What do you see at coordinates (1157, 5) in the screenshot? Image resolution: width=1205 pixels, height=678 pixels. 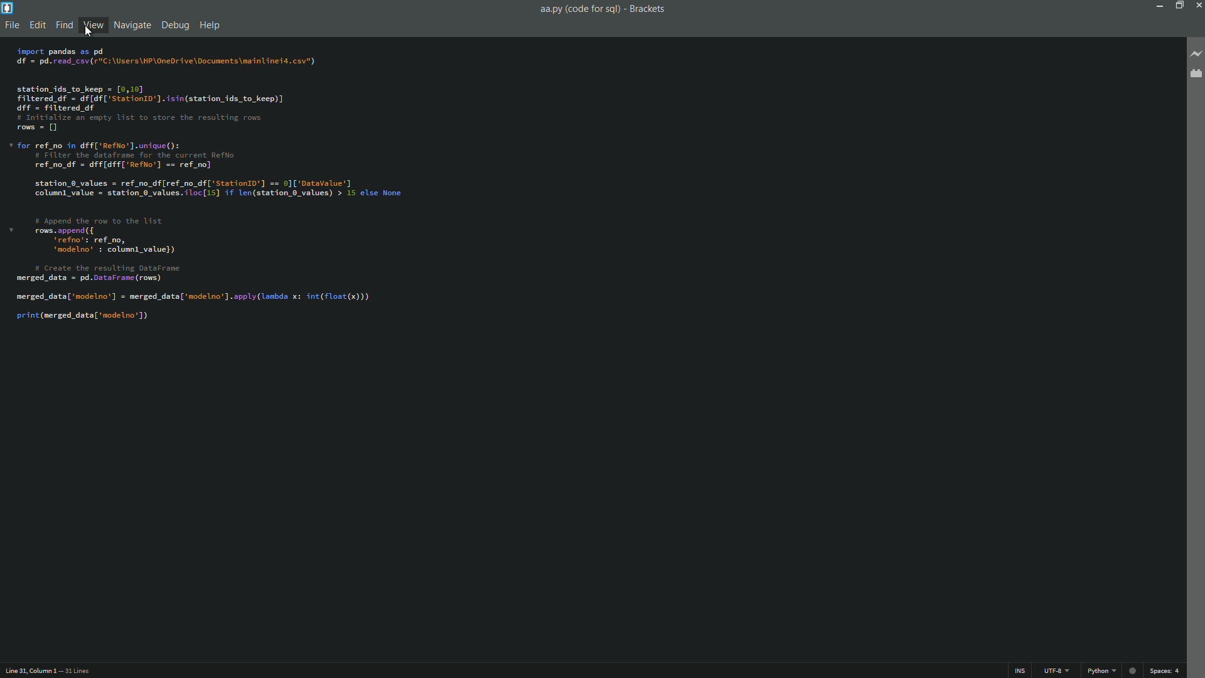 I see `Minimize` at bounding box center [1157, 5].